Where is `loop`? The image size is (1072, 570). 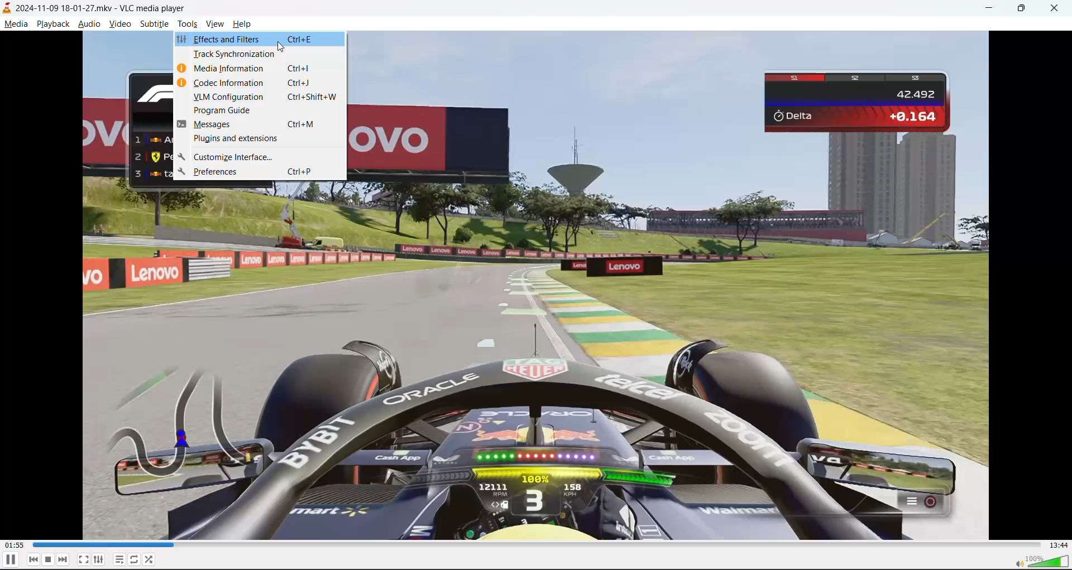 loop is located at coordinates (133, 561).